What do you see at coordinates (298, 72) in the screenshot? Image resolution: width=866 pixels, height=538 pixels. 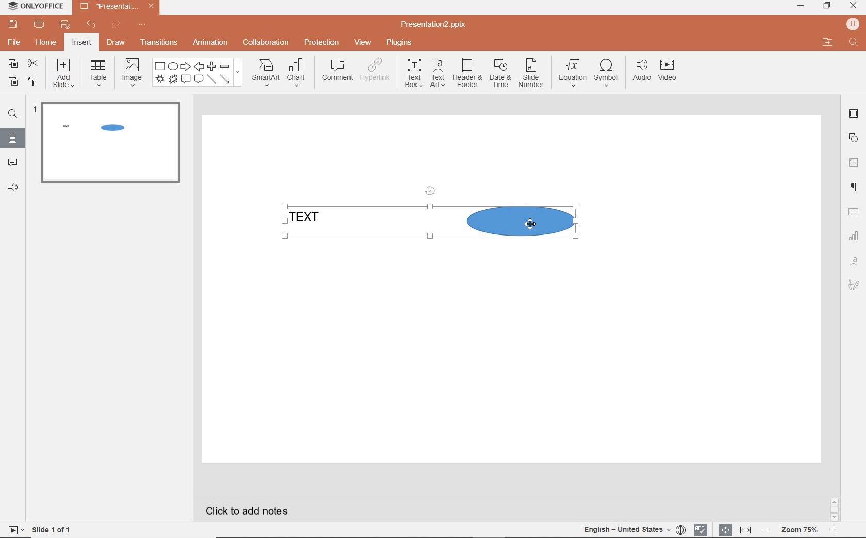 I see `chart` at bounding box center [298, 72].